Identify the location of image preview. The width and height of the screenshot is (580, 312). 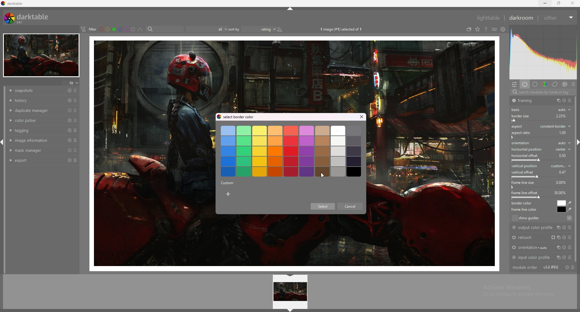
(291, 292).